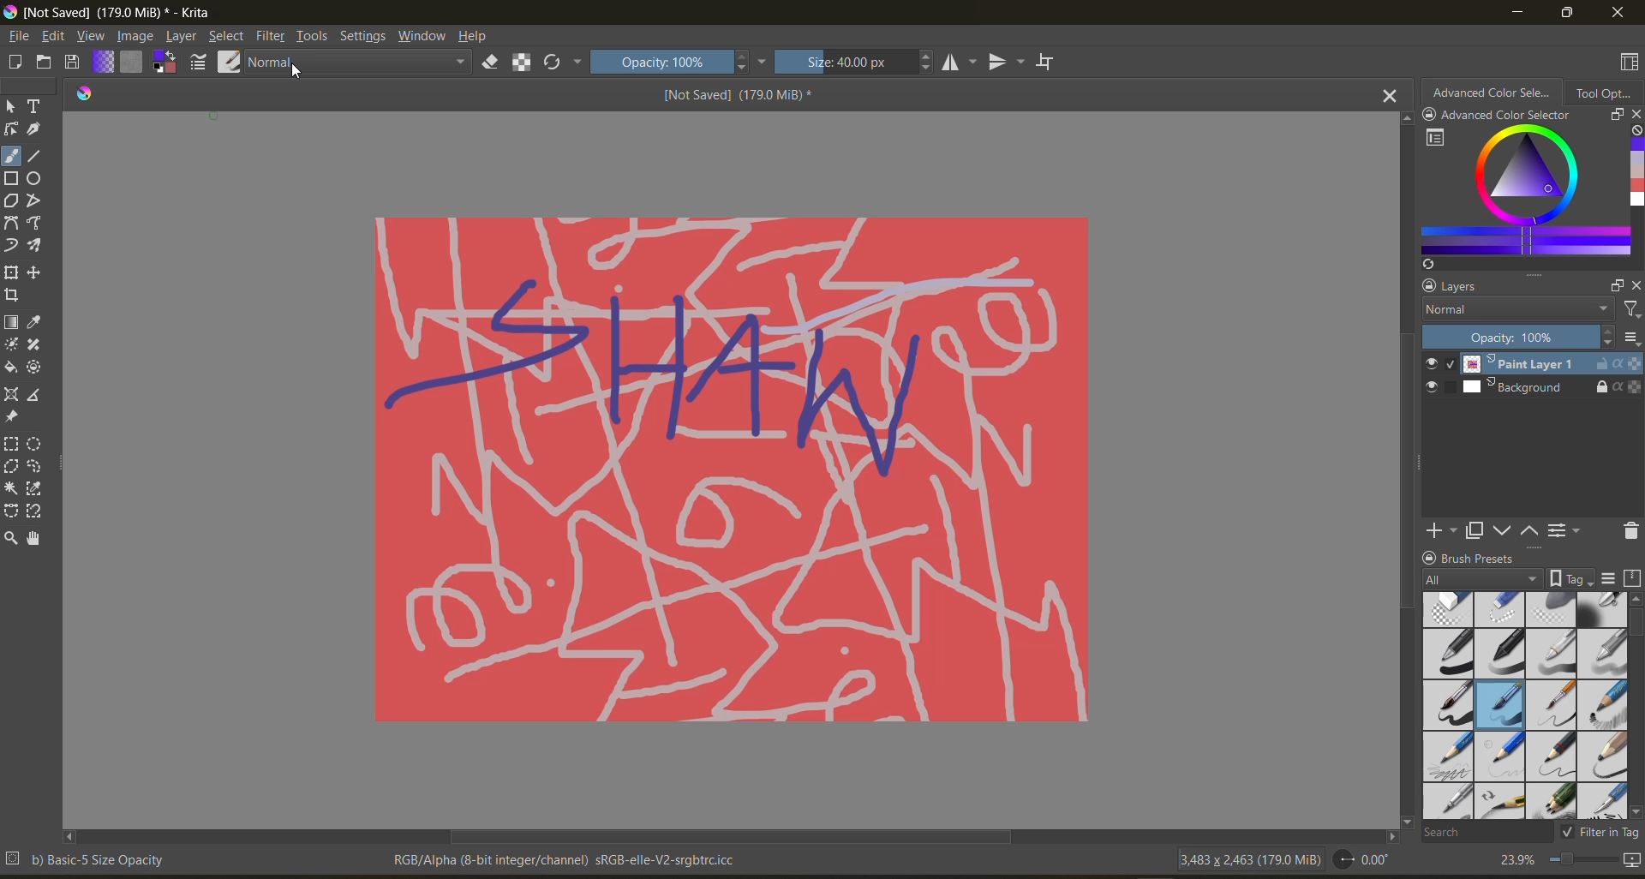 The width and height of the screenshot is (1645, 879). Describe the element at coordinates (1618, 13) in the screenshot. I see `close` at that location.